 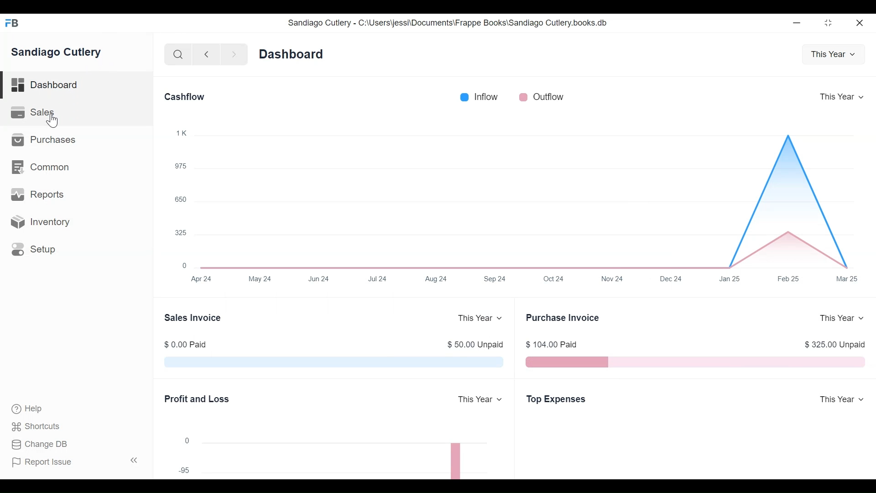 I want to click on Dashboard, so click(x=45, y=84).